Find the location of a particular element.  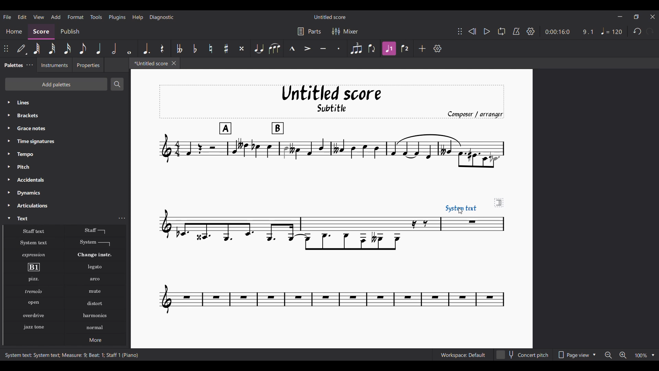

Publish section is located at coordinates (70, 32).